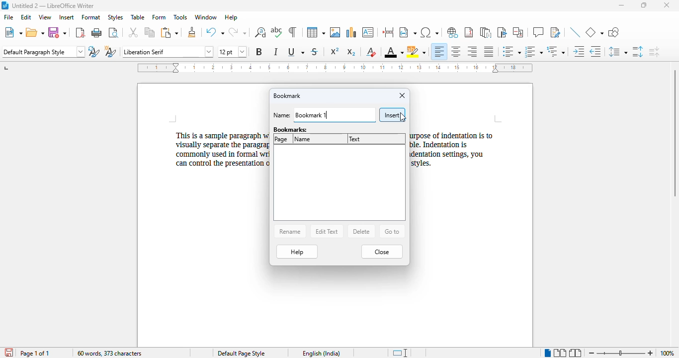  What do you see at coordinates (81, 32) in the screenshot?
I see `export directly as PDF` at bounding box center [81, 32].